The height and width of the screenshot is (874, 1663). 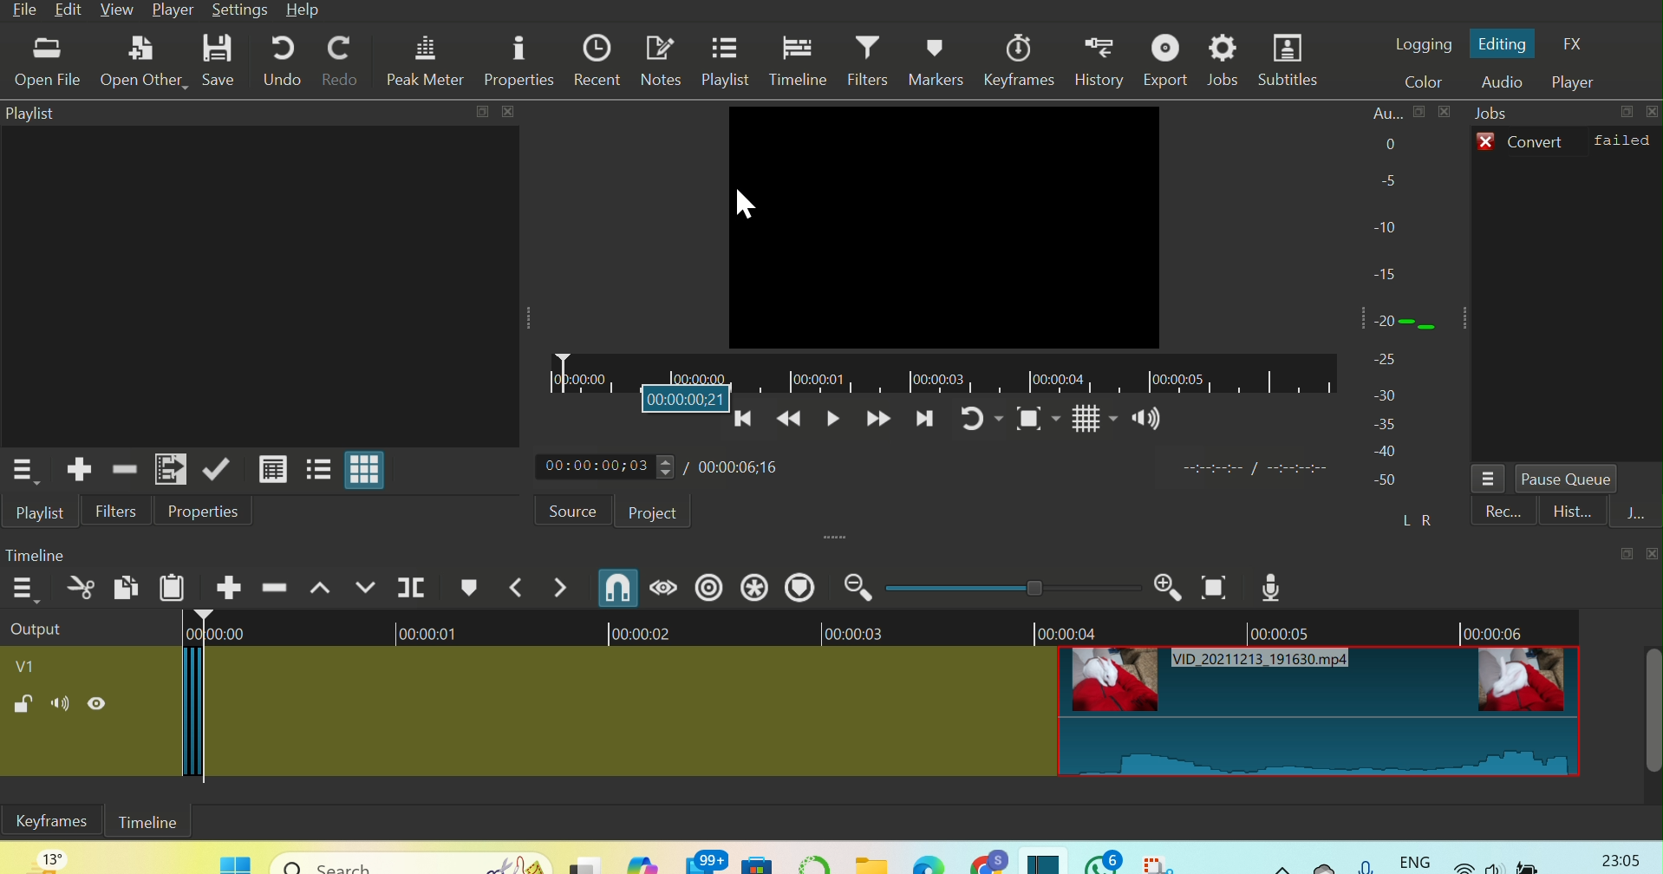 What do you see at coordinates (754, 589) in the screenshot?
I see `Creaye Edit Marker` at bounding box center [754, 589].